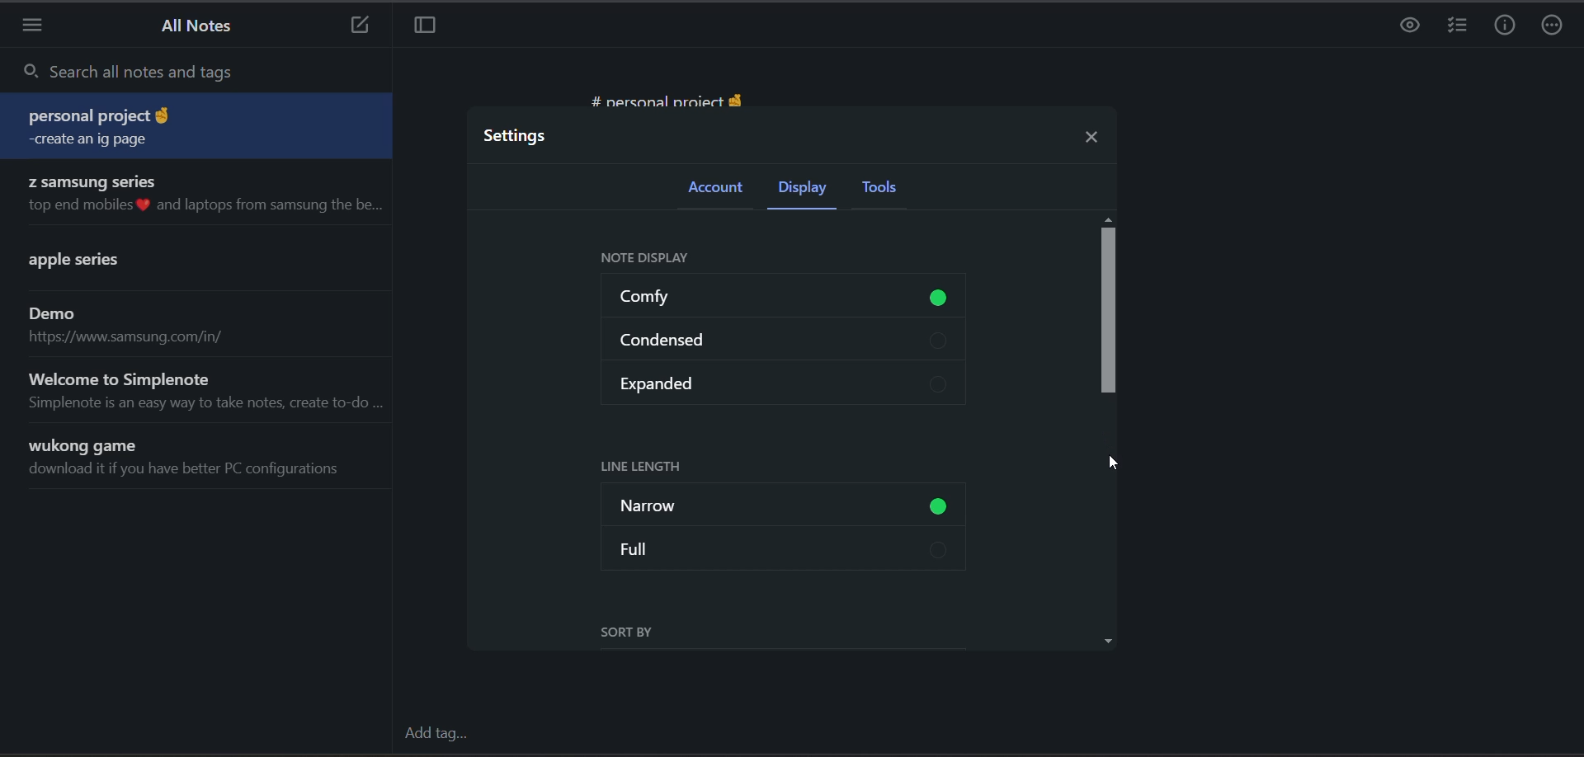 The image size is (1584, 757). What do you see at coordinates (35, 30) in the screenshot?
I see `menu` at bounding box center [35, 30].